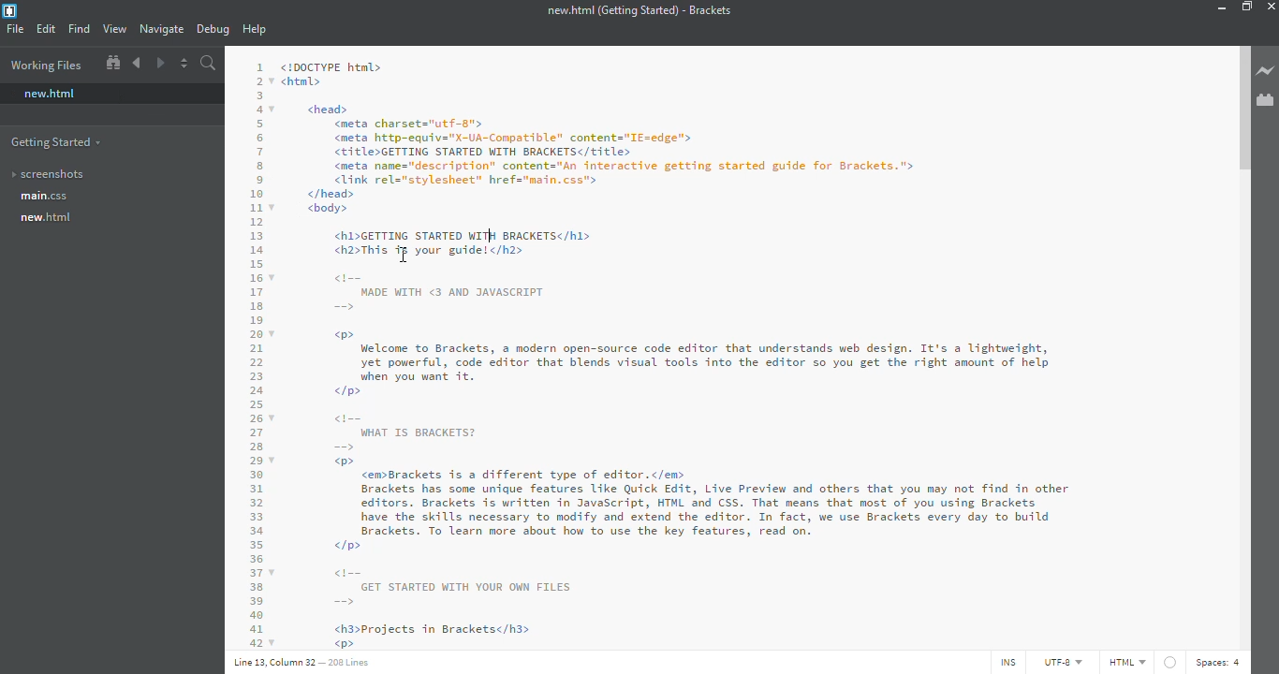 The image size is (1279, 674). What do you see at coordinates (115, 28) in the screenshot?
I see `view` at bounding box center [115, 28].